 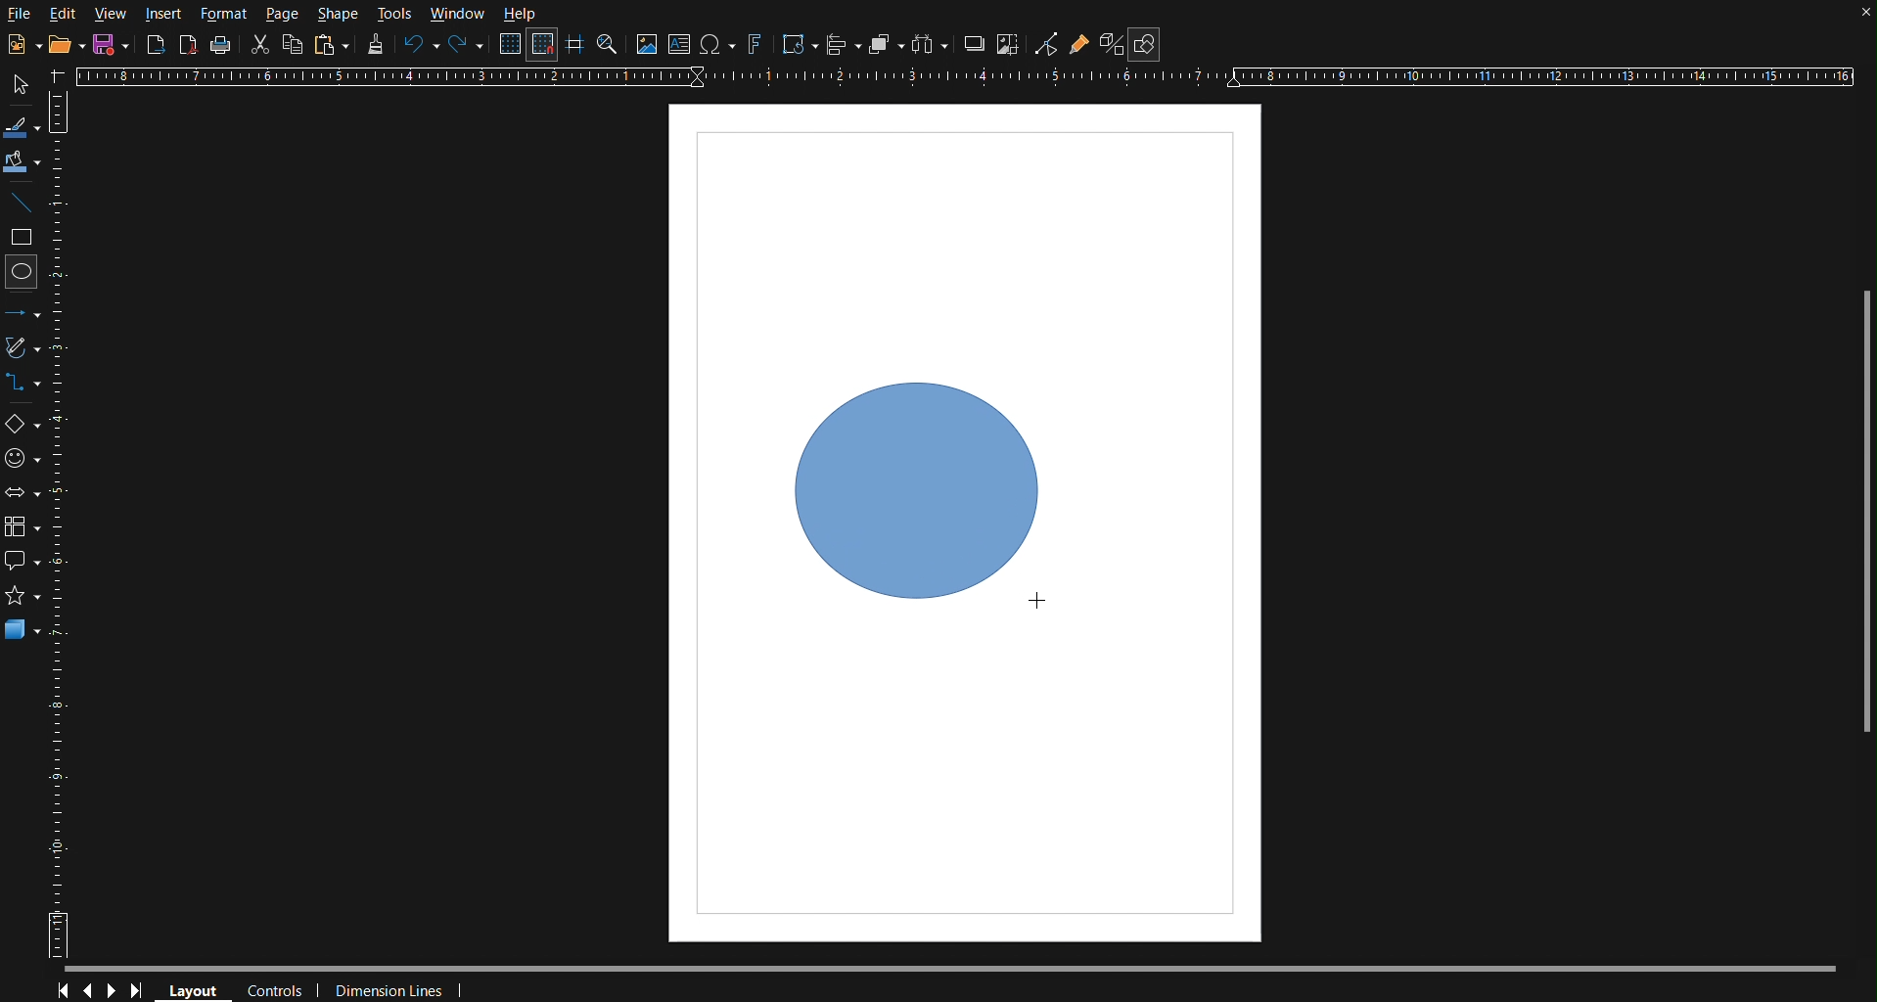 I want to click on Insert, so click(x=162, y=12).